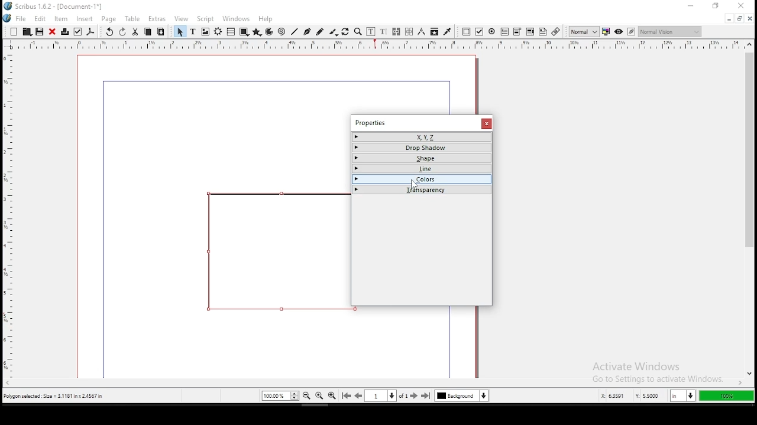 This screenshot has height=425, width=757. What do you see at coordinates (729, 19) in the screenshot?
I see `minimize` at bounding box center [729, 19].